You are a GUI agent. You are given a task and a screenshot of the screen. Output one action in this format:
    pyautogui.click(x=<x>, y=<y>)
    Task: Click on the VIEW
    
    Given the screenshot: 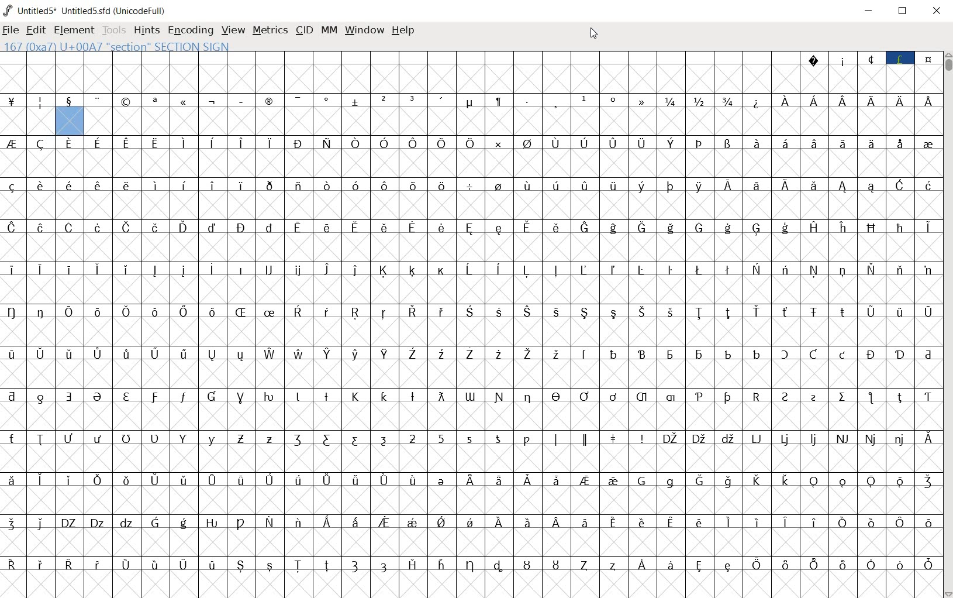 What is the action you would take?
    pyautogui.click(x=233, y=31)
    